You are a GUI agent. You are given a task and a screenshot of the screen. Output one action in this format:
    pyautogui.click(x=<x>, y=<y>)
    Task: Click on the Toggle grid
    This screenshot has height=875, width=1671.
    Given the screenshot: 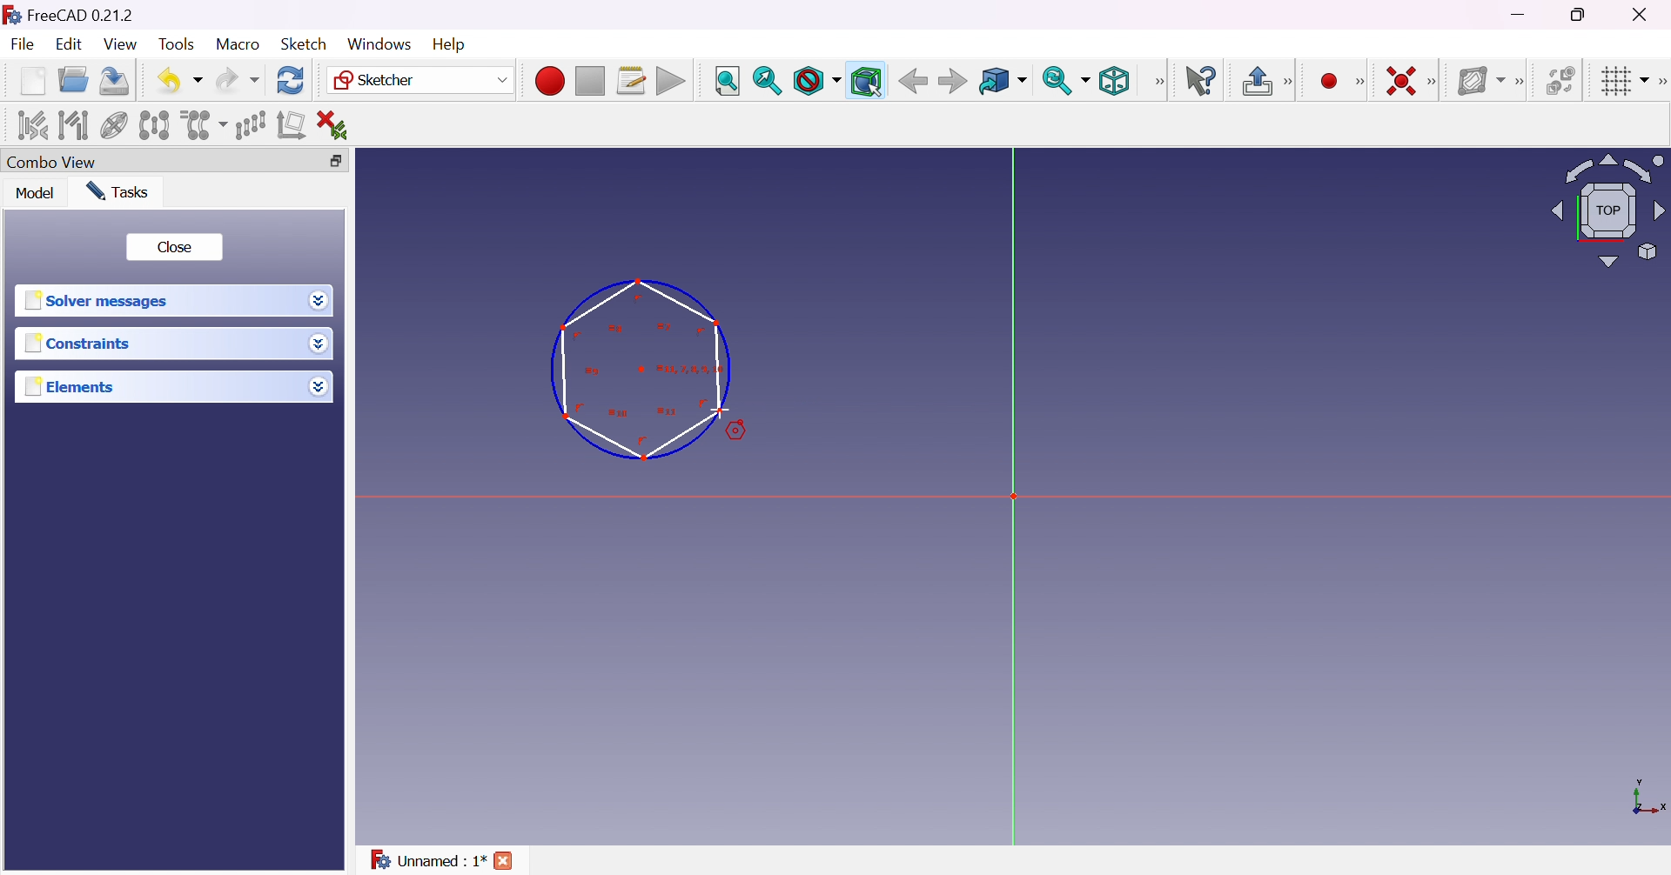 What is the action you would take?
    pyautogui.click(x=1626, y=82)
    